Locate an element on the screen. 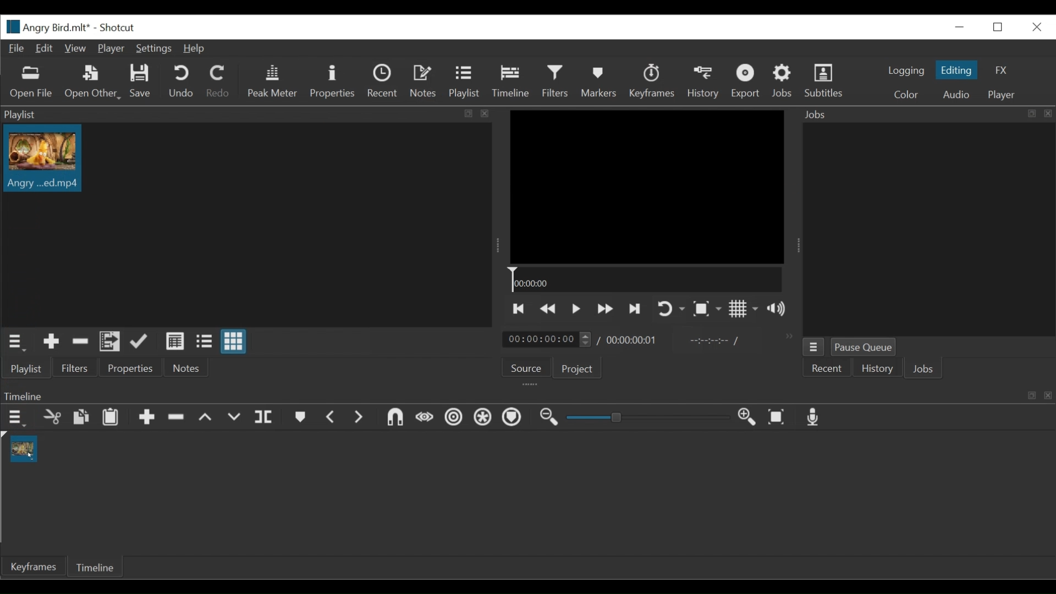 The width and height of the screenshot is (1056, 594). Zoom timeline out is located at coordinates (549, 417).